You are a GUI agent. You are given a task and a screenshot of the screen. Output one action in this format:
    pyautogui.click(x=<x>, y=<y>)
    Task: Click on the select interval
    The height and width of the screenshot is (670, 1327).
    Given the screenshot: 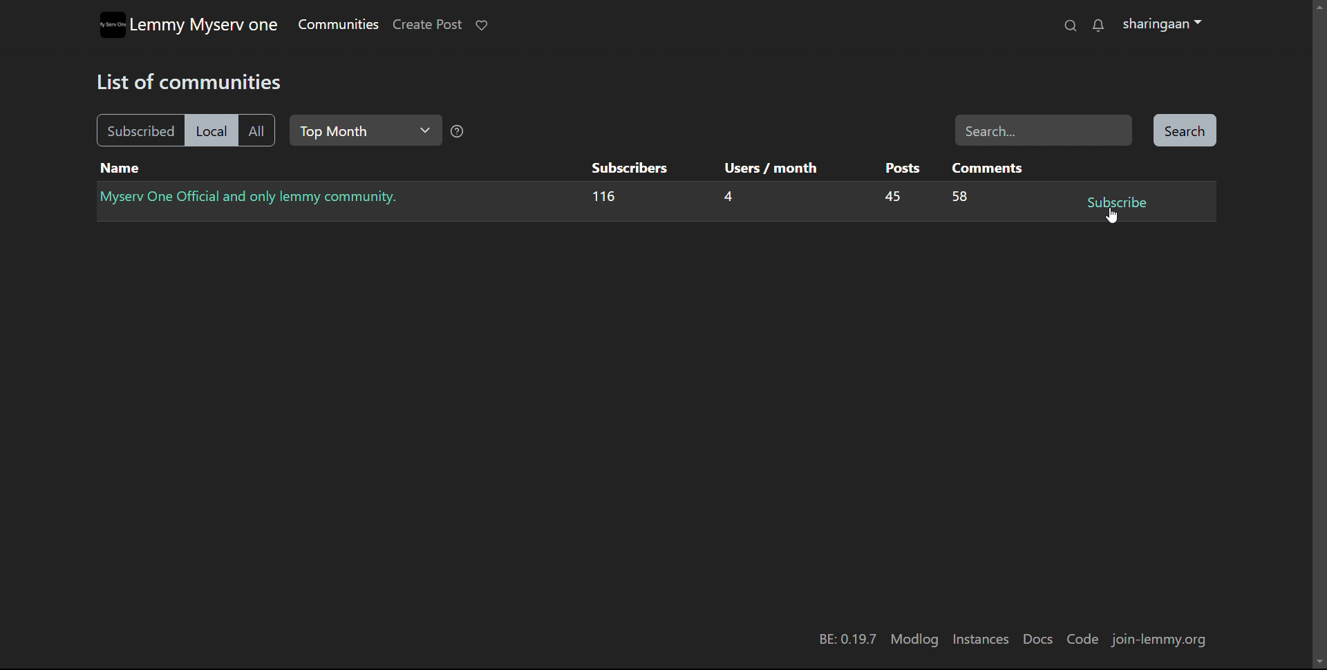 What is the action you would take?
    pyautogui.click(x=365, y=131)
    